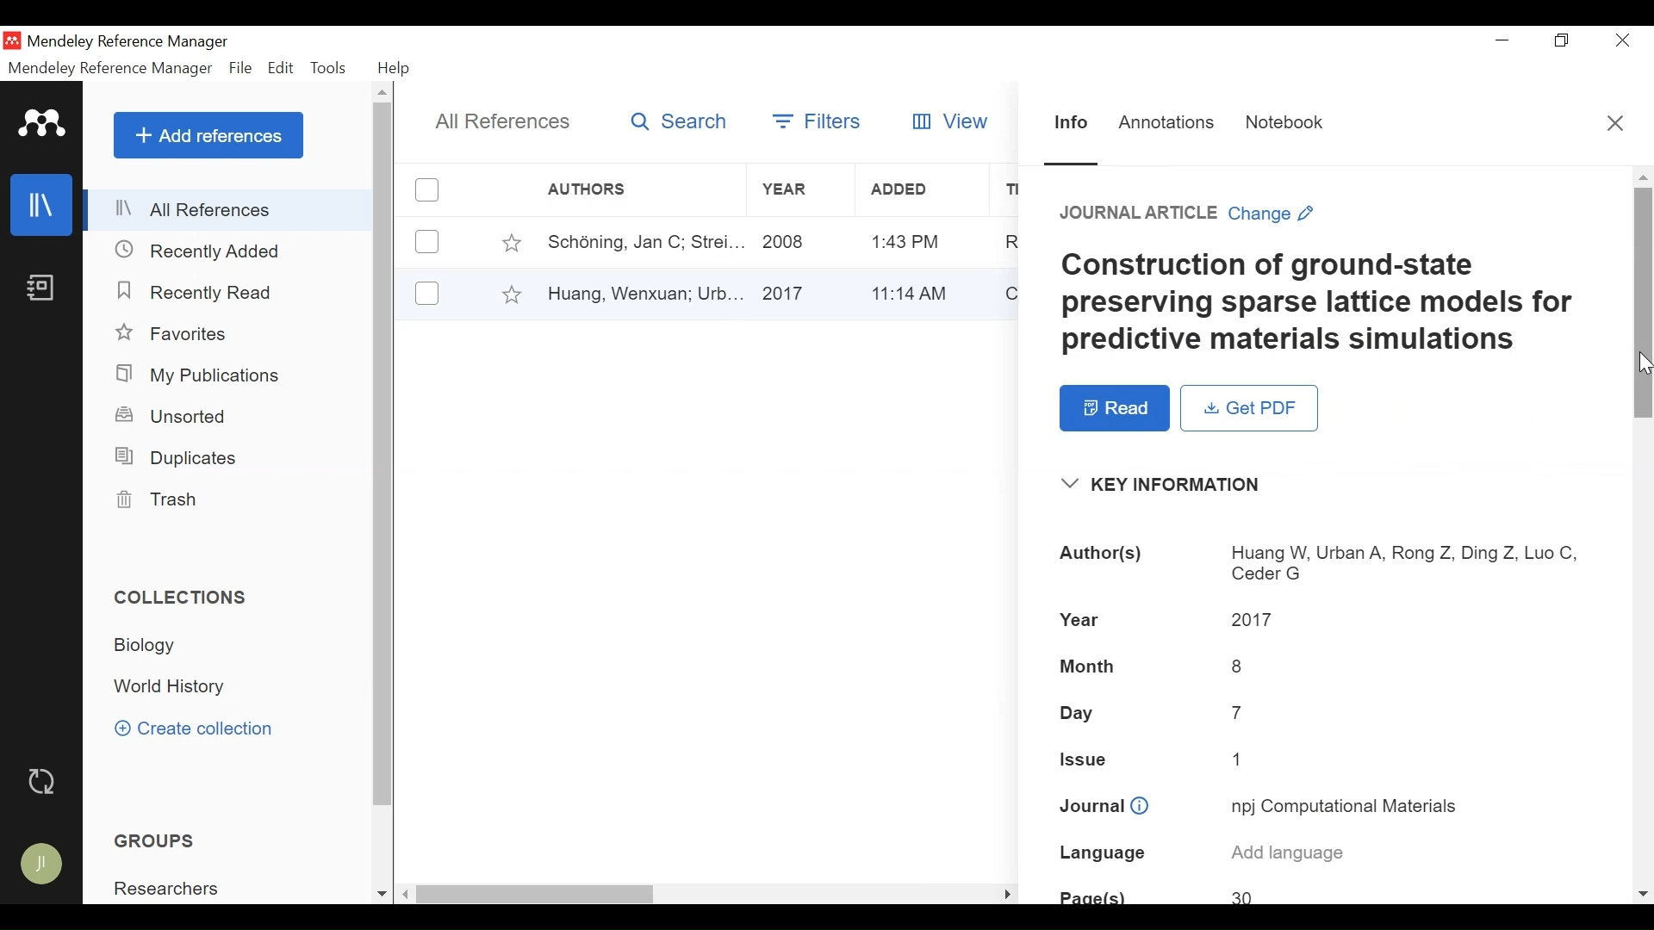 This screenshot has width=1654, height=930. Describe the element at coordinates (1625, 40) in the screenshot. I see `Close` at that location.